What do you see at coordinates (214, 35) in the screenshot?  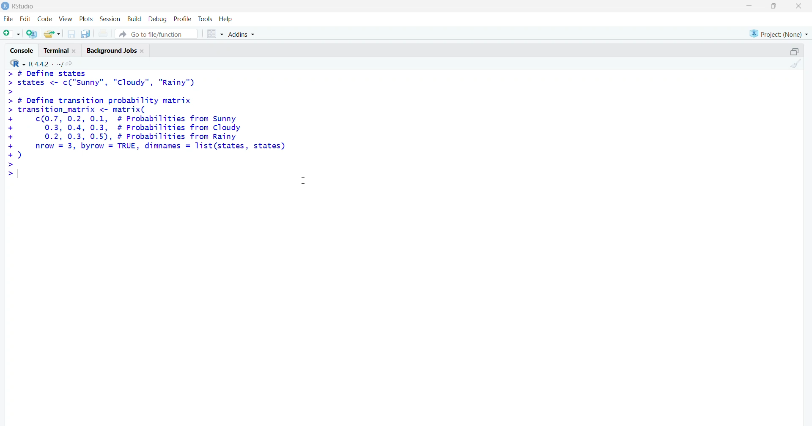 I see `workspace panes` at bounding box center [214, 35].